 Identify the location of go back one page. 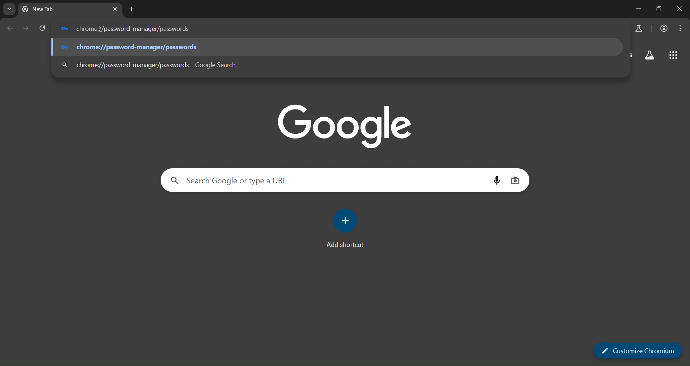
(11, 28).